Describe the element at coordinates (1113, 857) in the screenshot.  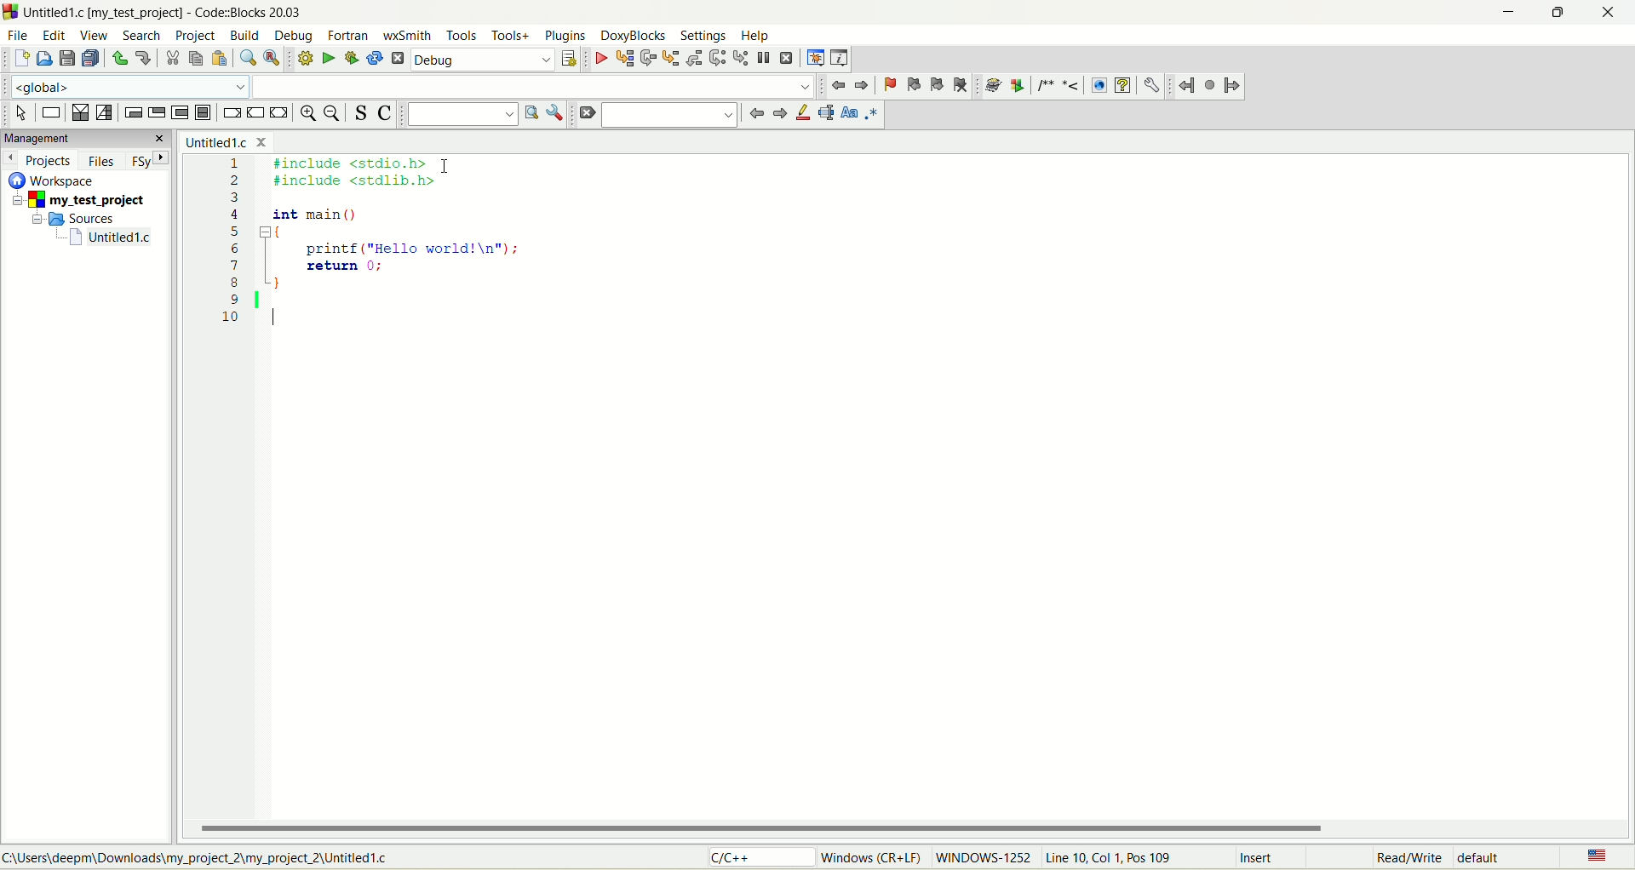
I see `Line 10, Col 1, Pos 109` at that location.